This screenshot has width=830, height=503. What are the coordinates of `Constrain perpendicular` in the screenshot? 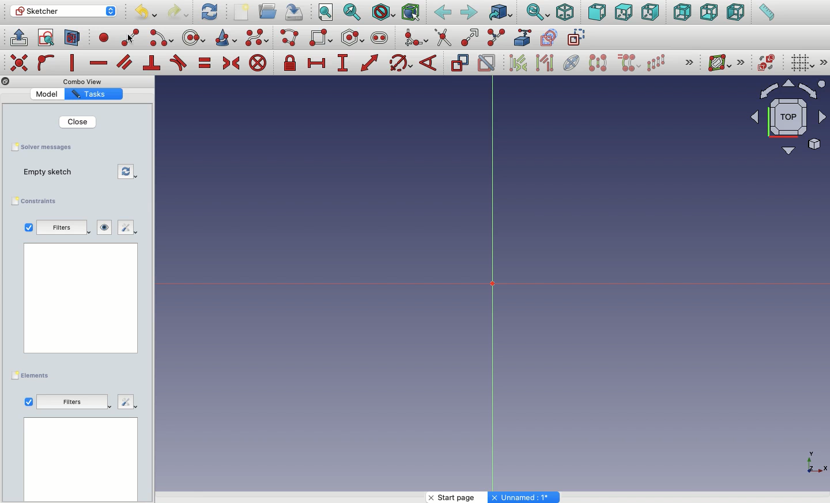 It's located at (152, 63).